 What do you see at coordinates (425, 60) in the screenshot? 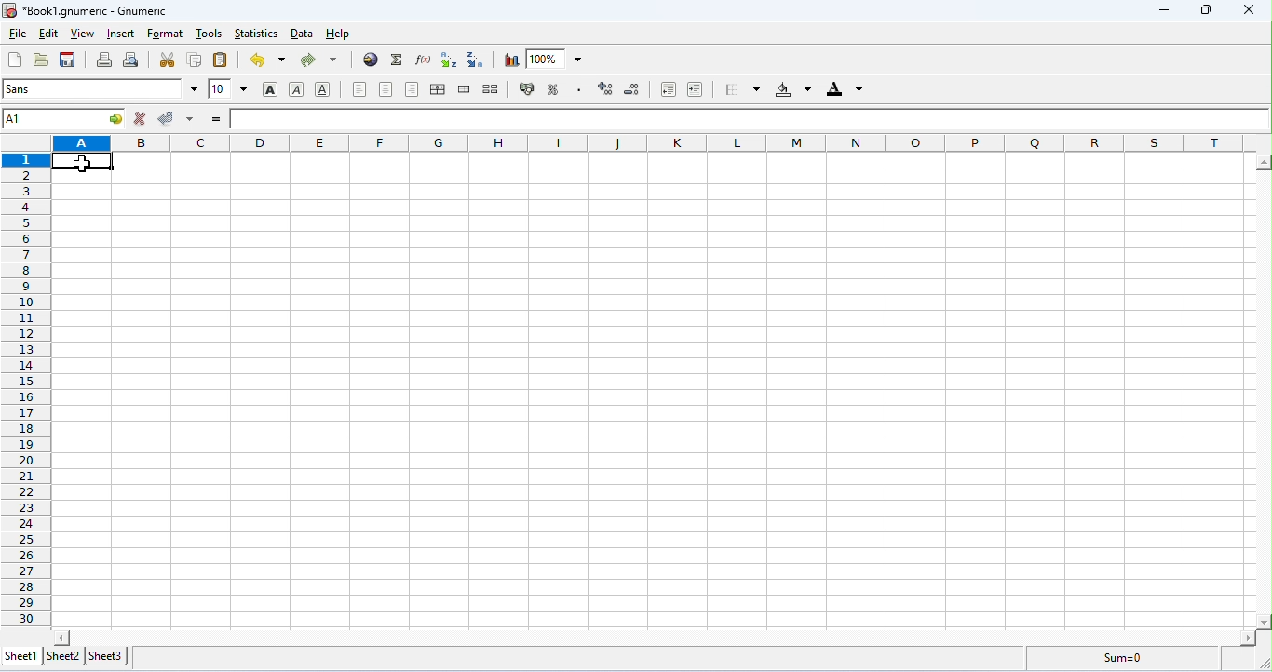
I see `function wizard` at bounding box center [425, 60].